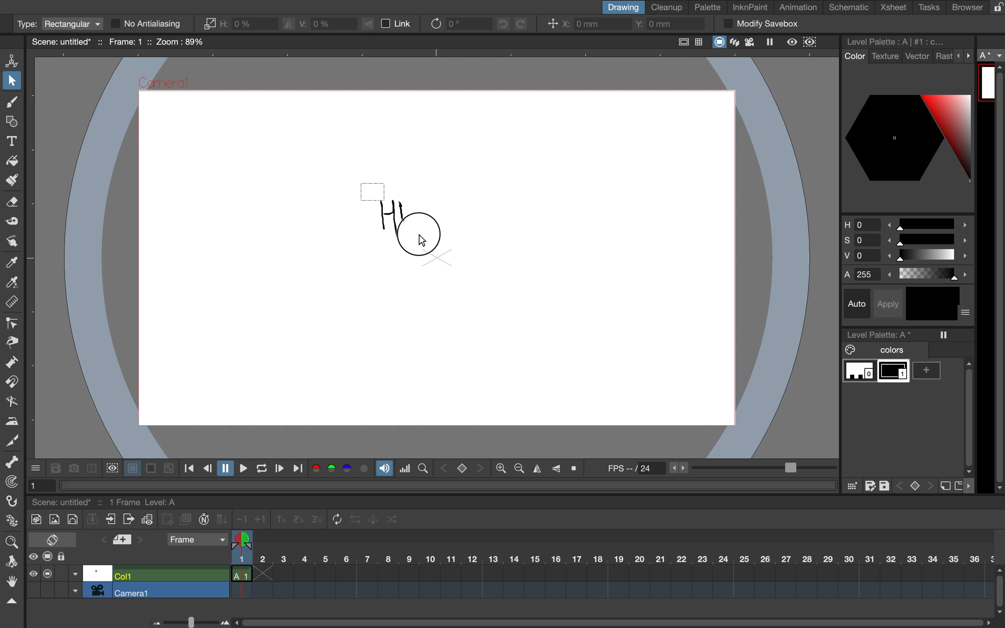  What do you see at coordinates (54, 520) in the screenshot?
I see `new raster level` at bounding box center [54, 520].